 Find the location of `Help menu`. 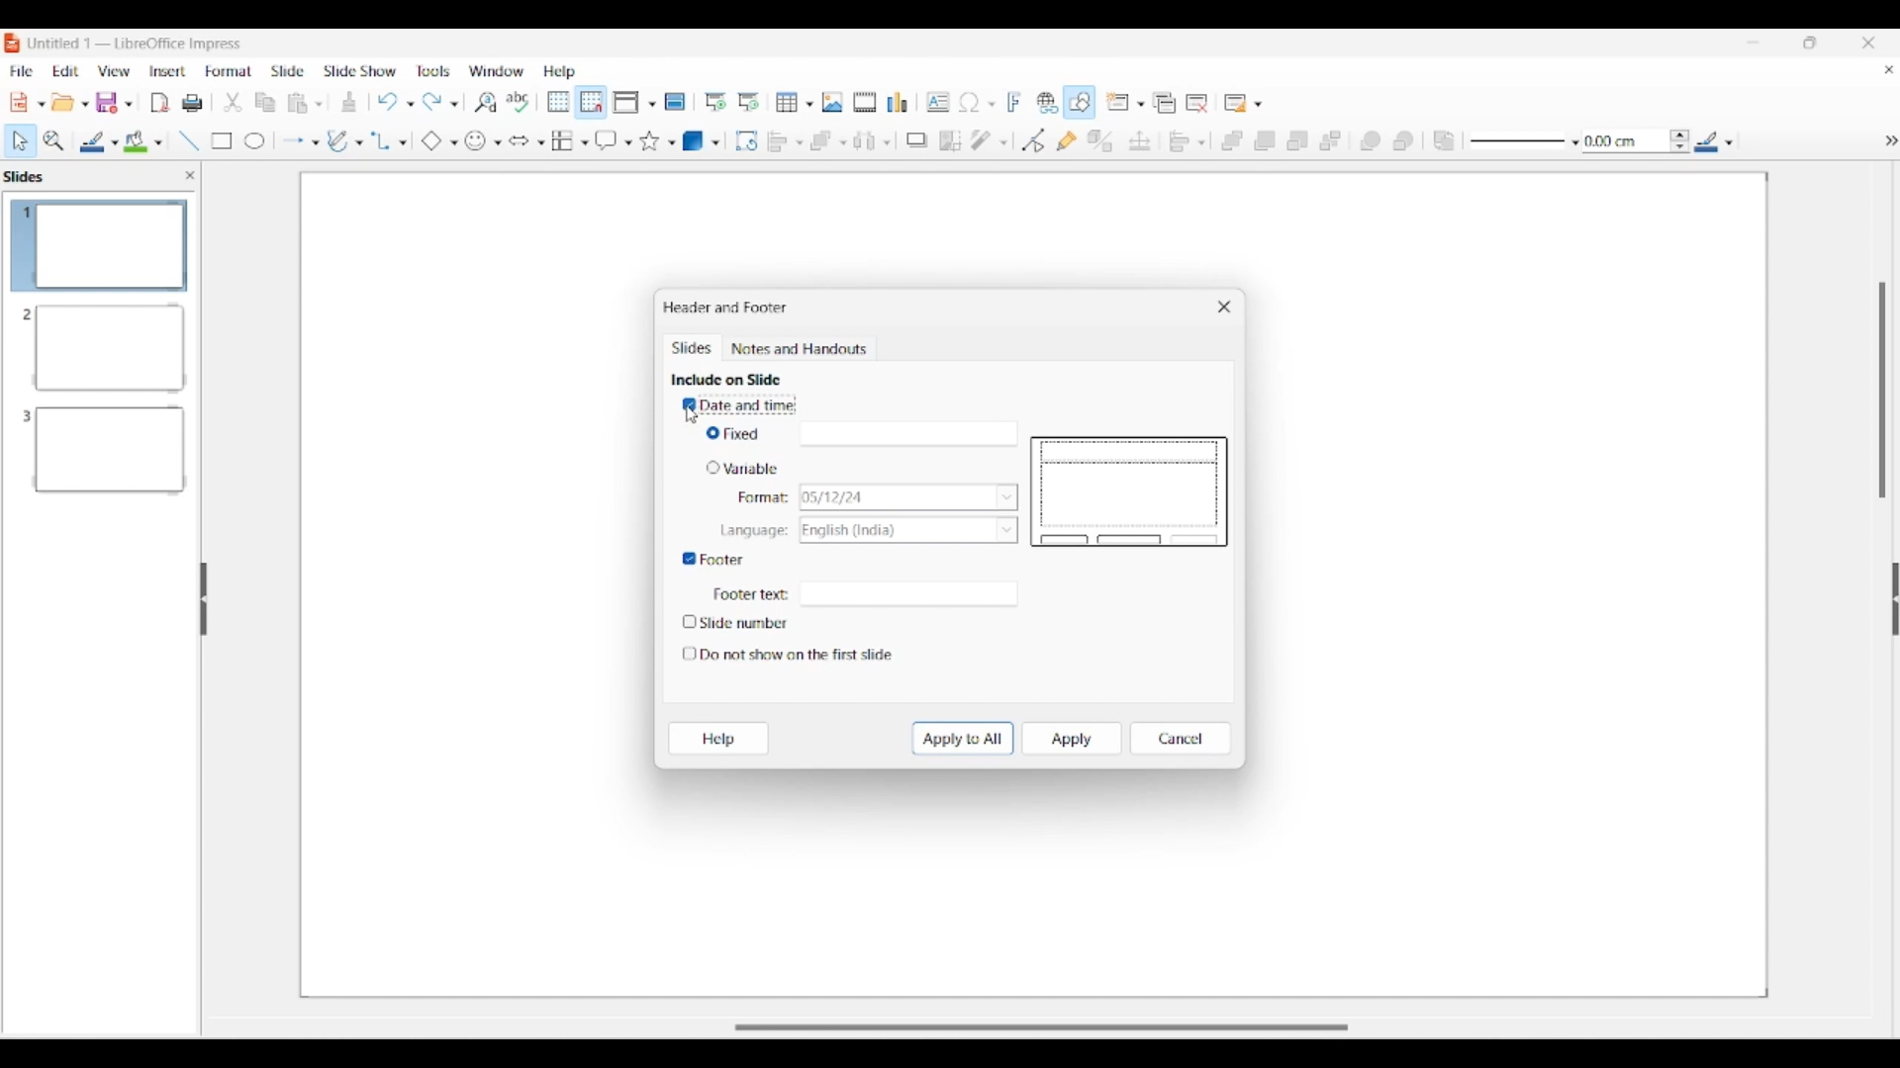

Help menu is located at coordinates (560, 72).